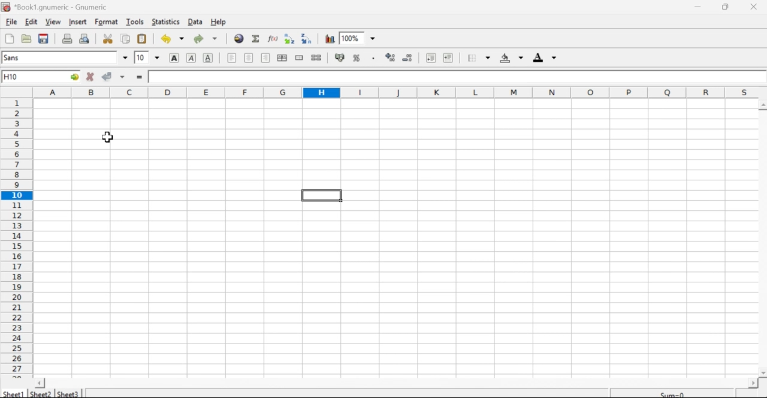 Image resolution: width=767 pixels, height=398 pixels. I want to click on Underline, so click(209, 58).